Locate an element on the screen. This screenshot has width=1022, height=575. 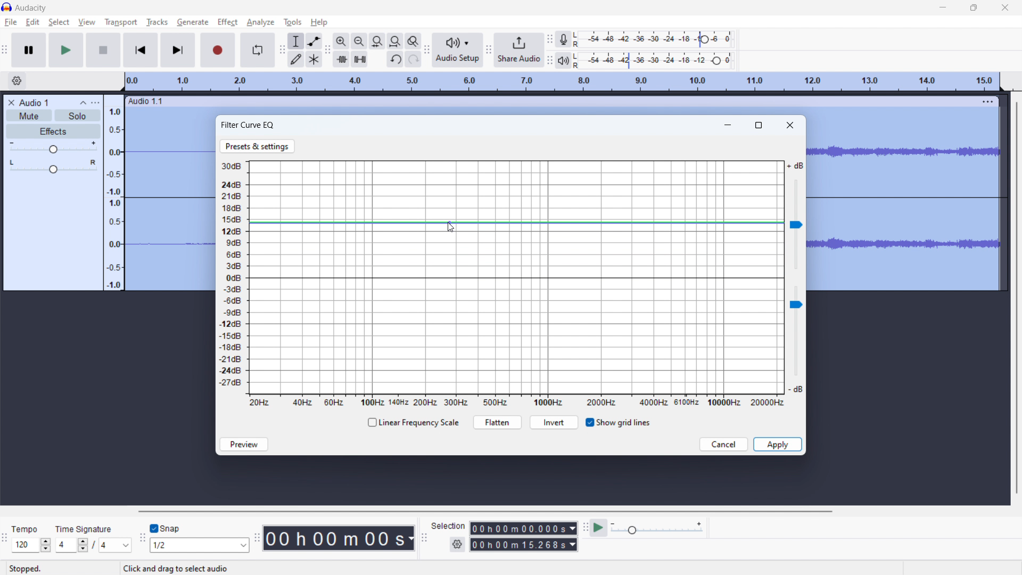
show grid lines toggle is located at coordinates (617, 423).